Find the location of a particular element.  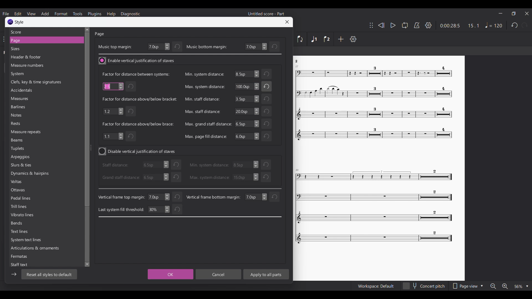

Voice 1 is located at coordinates (314, 39).